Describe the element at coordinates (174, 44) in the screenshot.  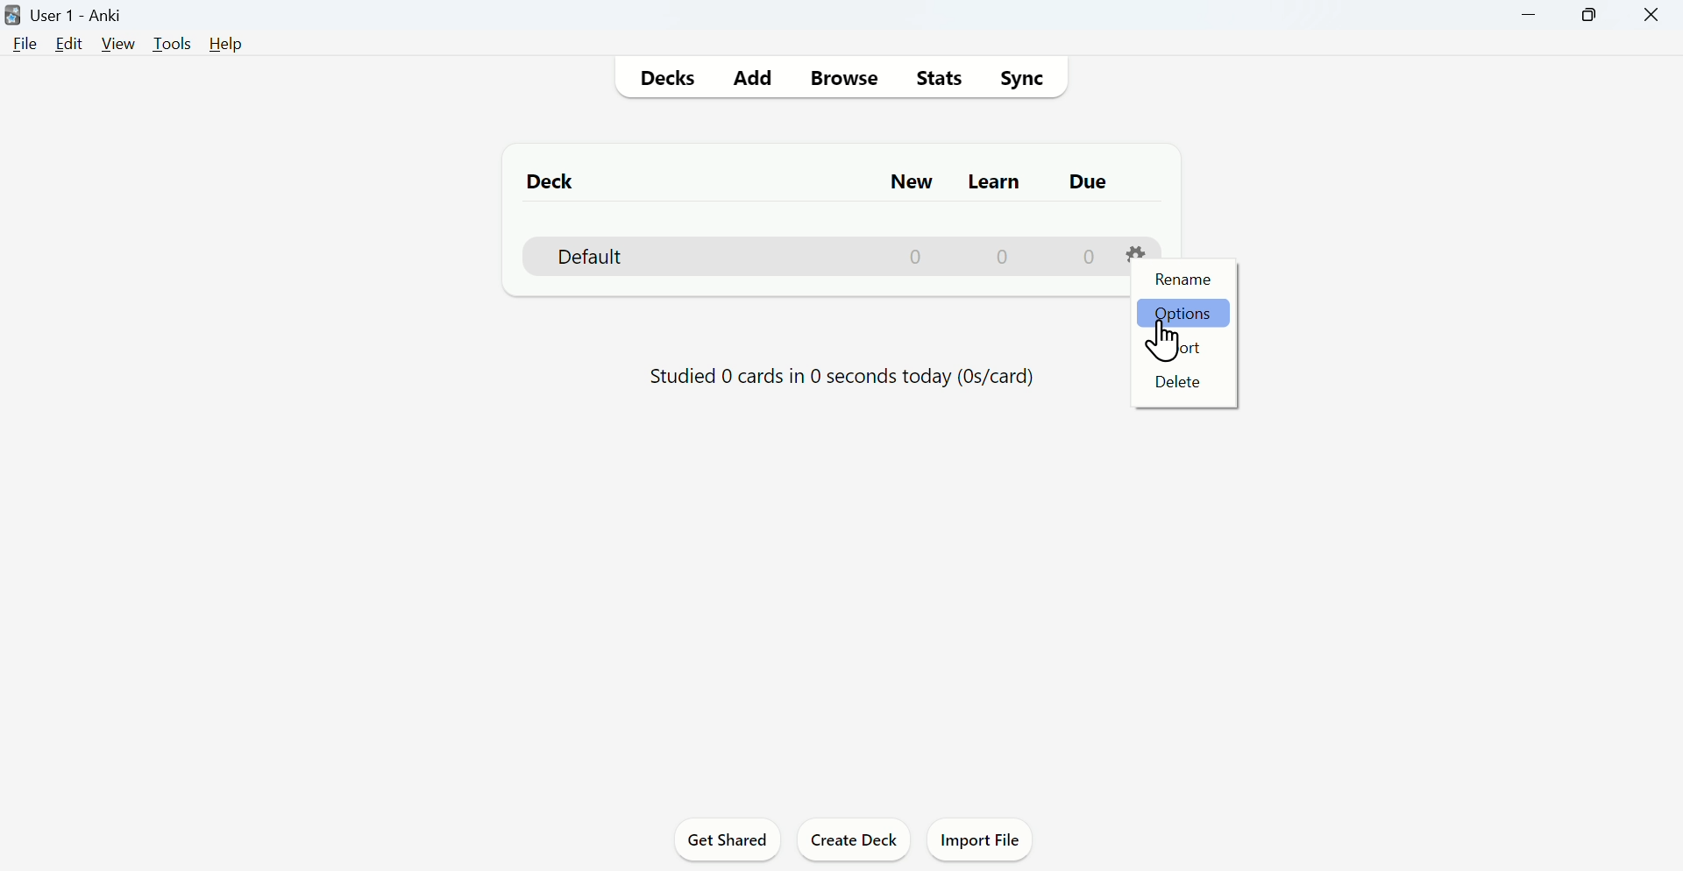
I see `Tools` at that location.